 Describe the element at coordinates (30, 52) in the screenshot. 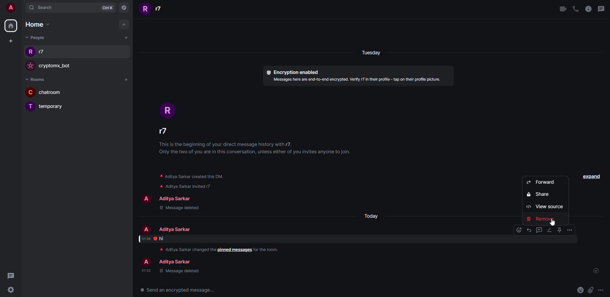

I see `profile` at that location.